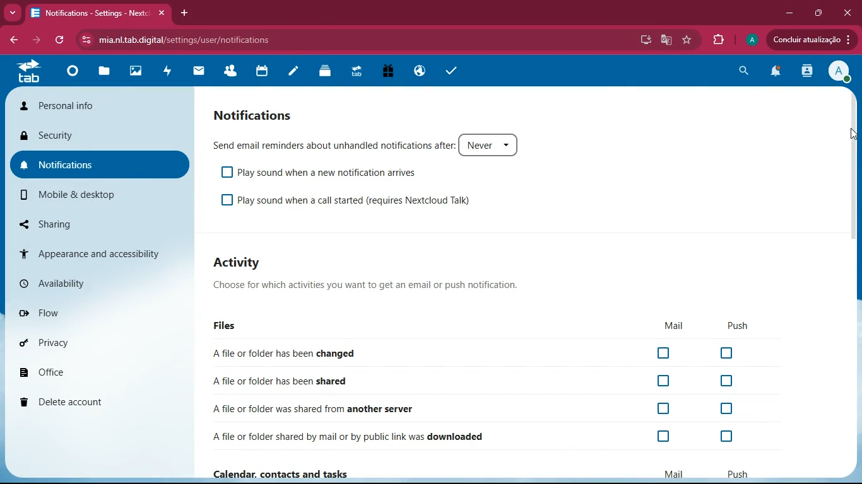 The height and width of the screenshot is (484, 862). What do you see at coordinates (820, 13) in the screenshot?
I see `maximize` at bounding box center [820, 13].